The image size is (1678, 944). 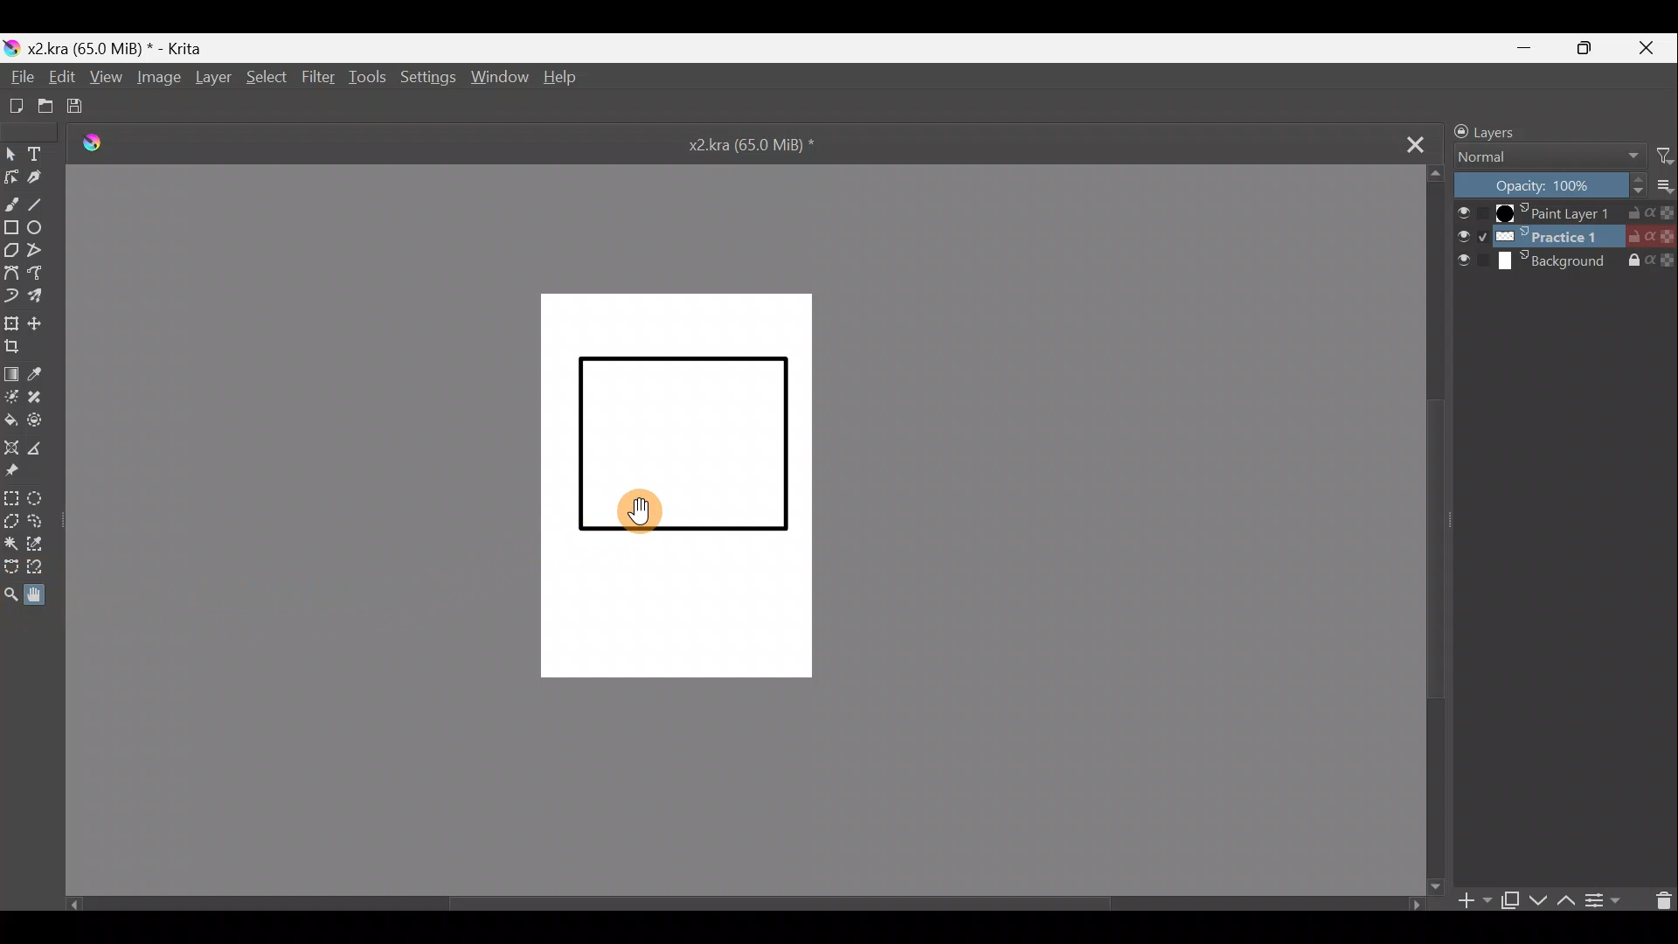 What do you see at coordinates (567, 79) in the screenshot?
I see `Help` at bounding box center [567, 79].